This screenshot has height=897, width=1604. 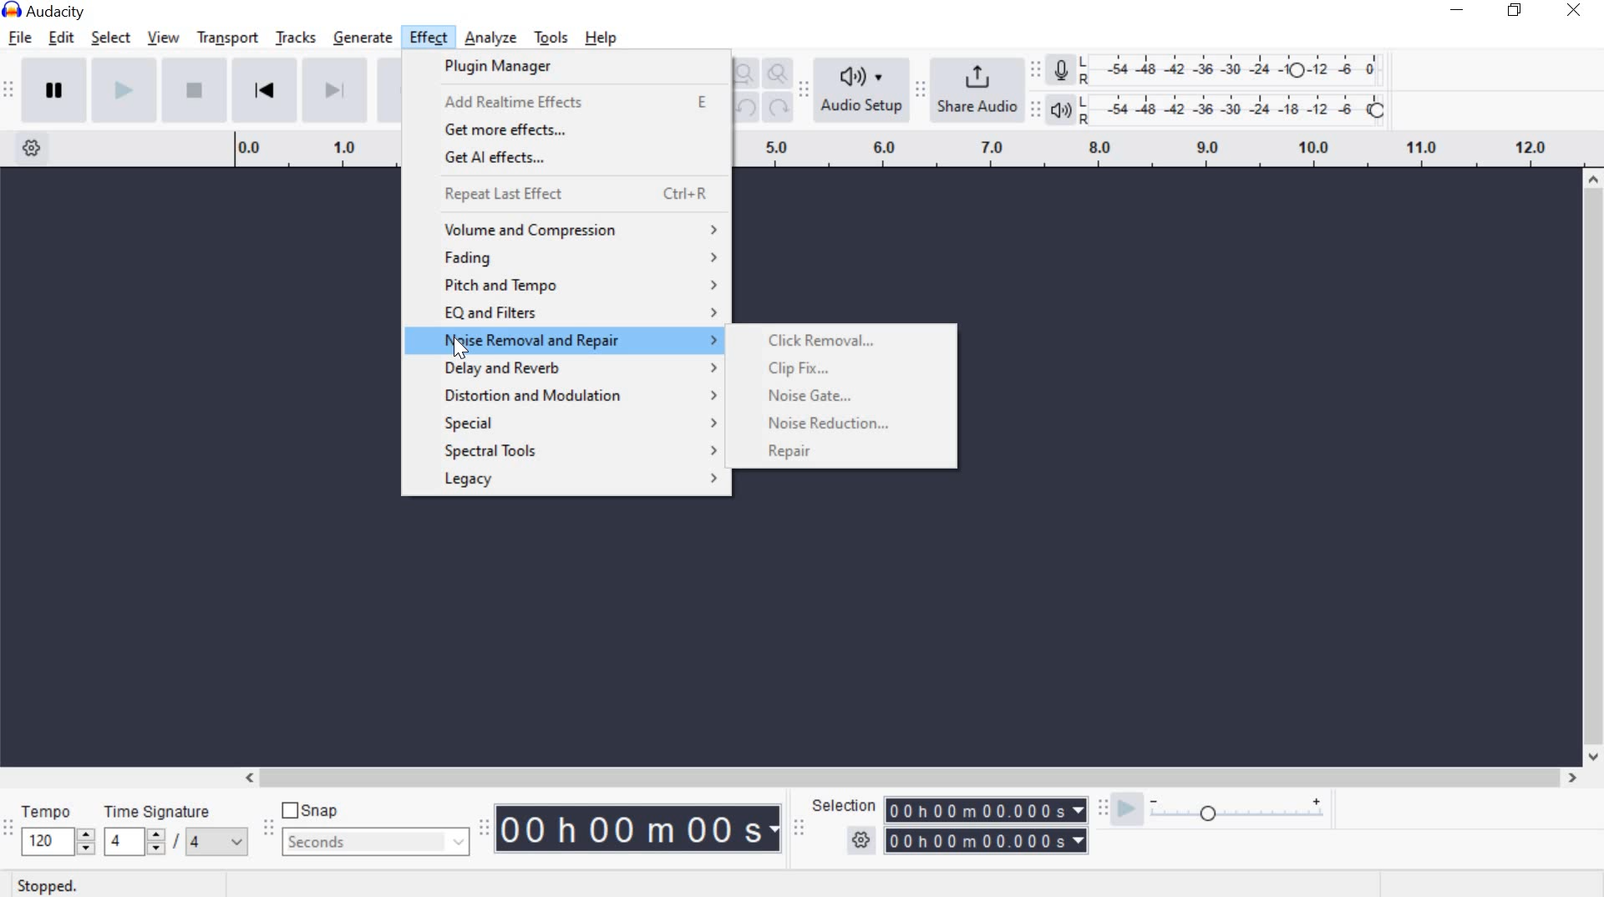 What do you see at coordinates (581, 424) in the screenshot?
I see `special` at bounding box center [581, 424].